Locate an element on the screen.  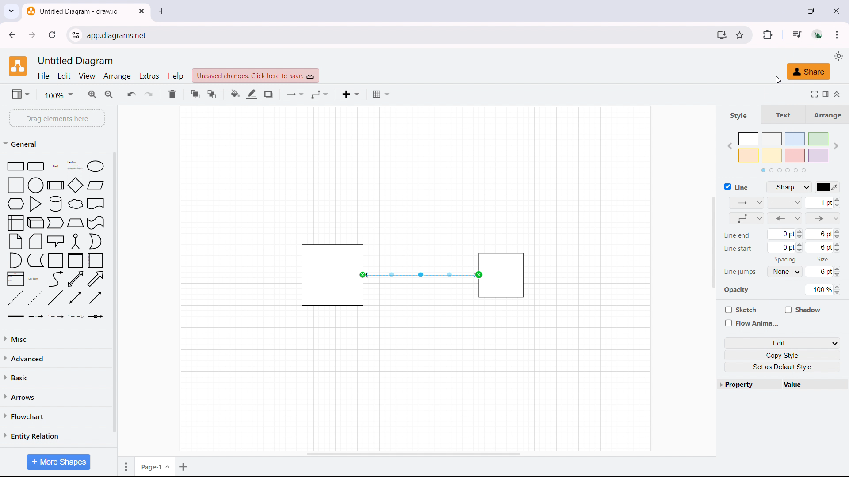
fill color is located at coordinates (235, 95).